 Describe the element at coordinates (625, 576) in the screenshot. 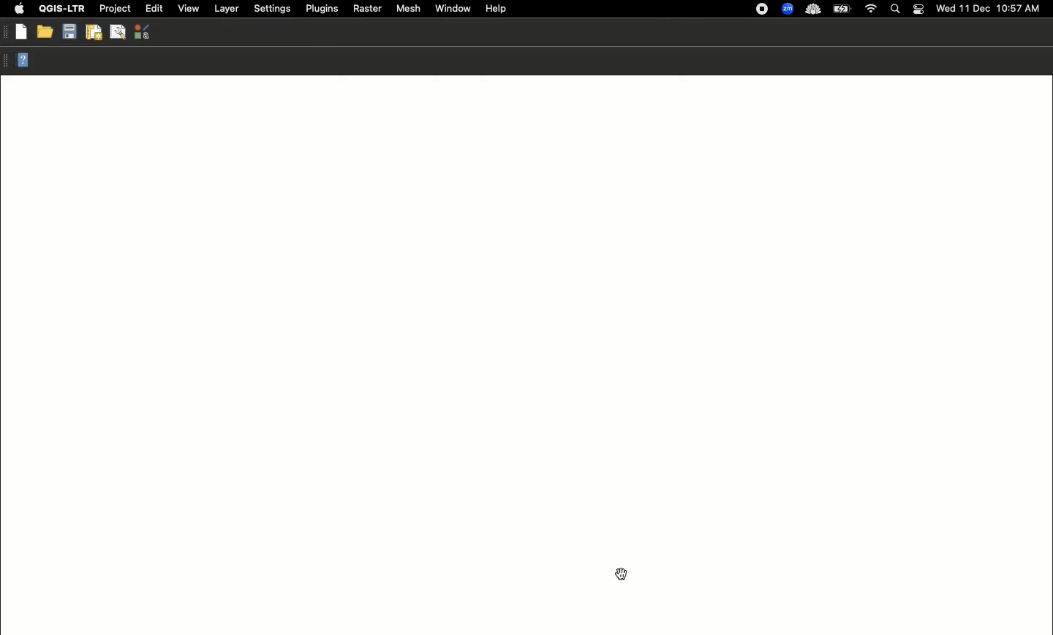

I see `No updates` at that location.